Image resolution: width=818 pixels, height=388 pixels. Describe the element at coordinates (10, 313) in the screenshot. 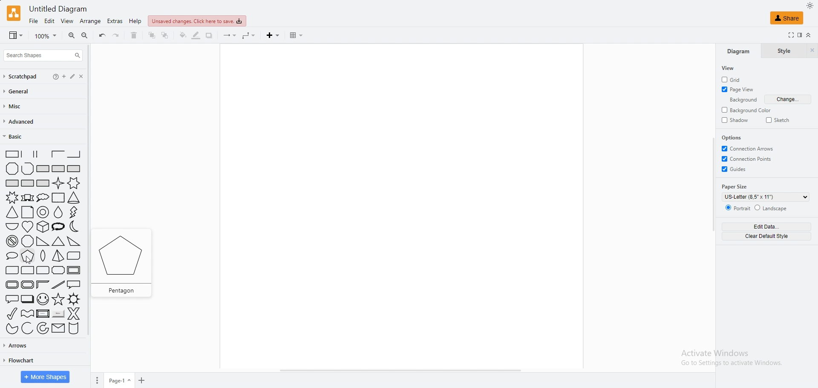

I see `tick ` at that location.